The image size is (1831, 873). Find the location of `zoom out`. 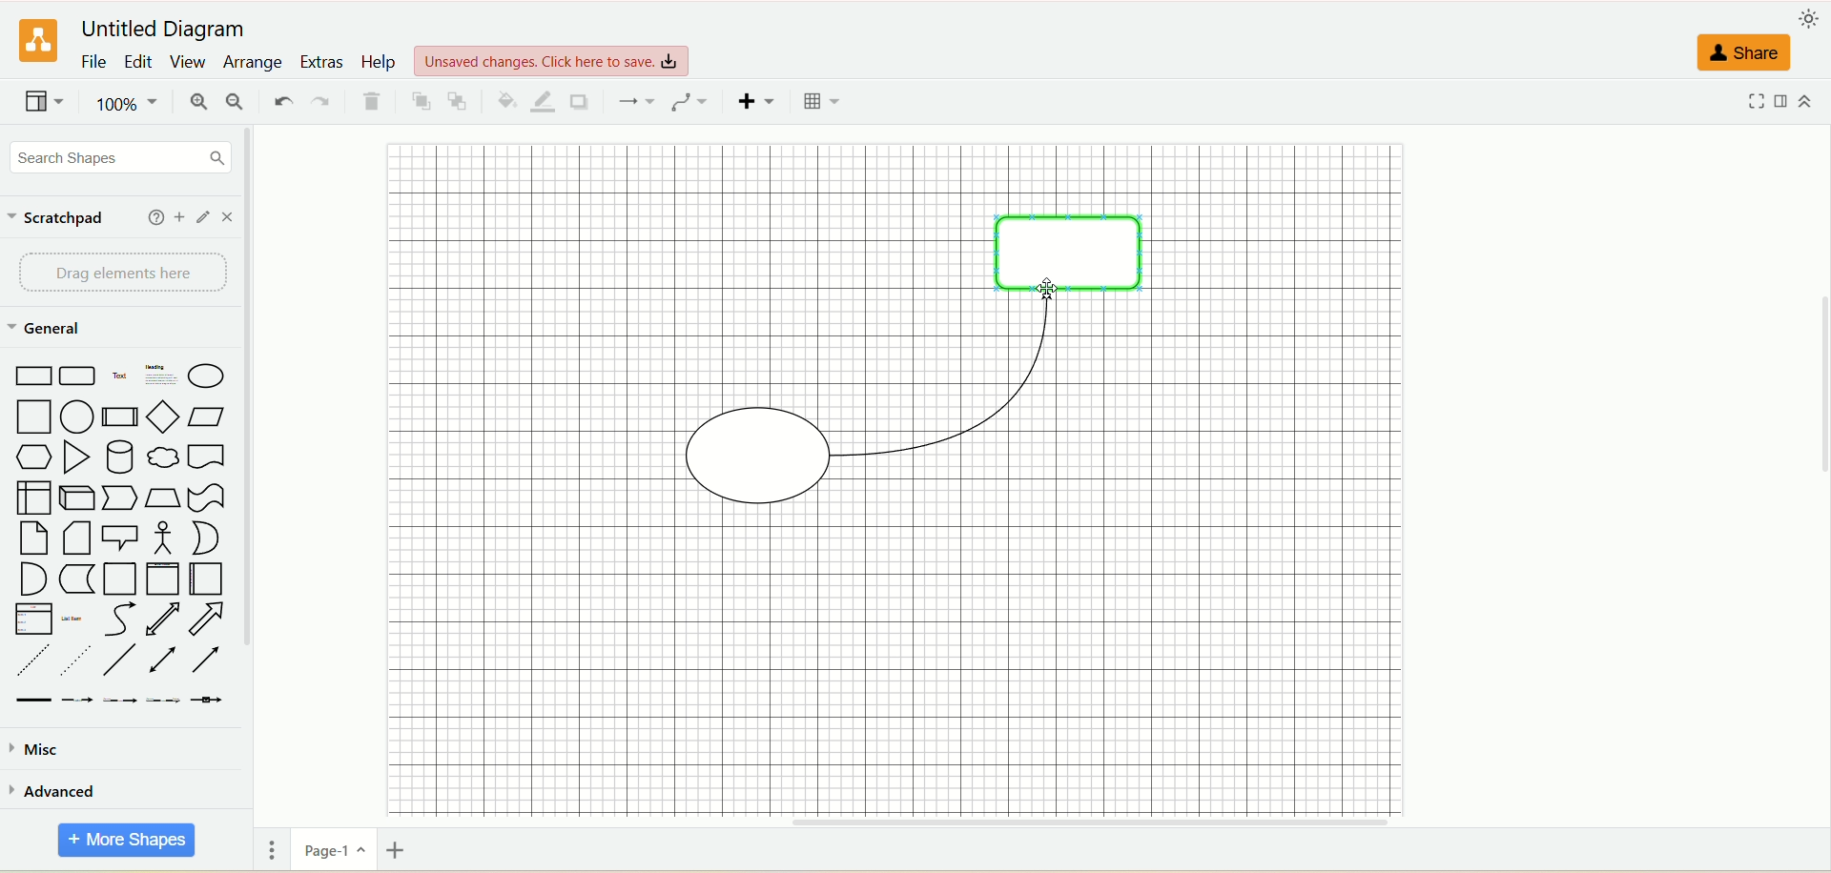

zoom out is located at coordinates (237, 103).